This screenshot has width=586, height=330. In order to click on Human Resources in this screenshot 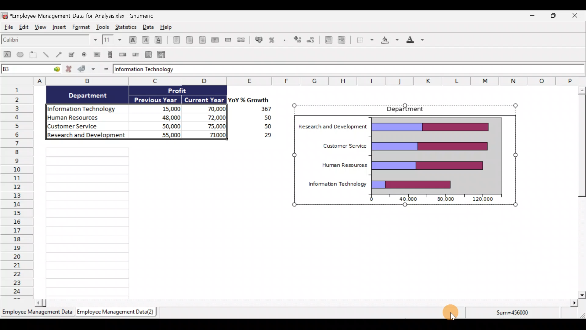, I will do `click(85, 118)`.